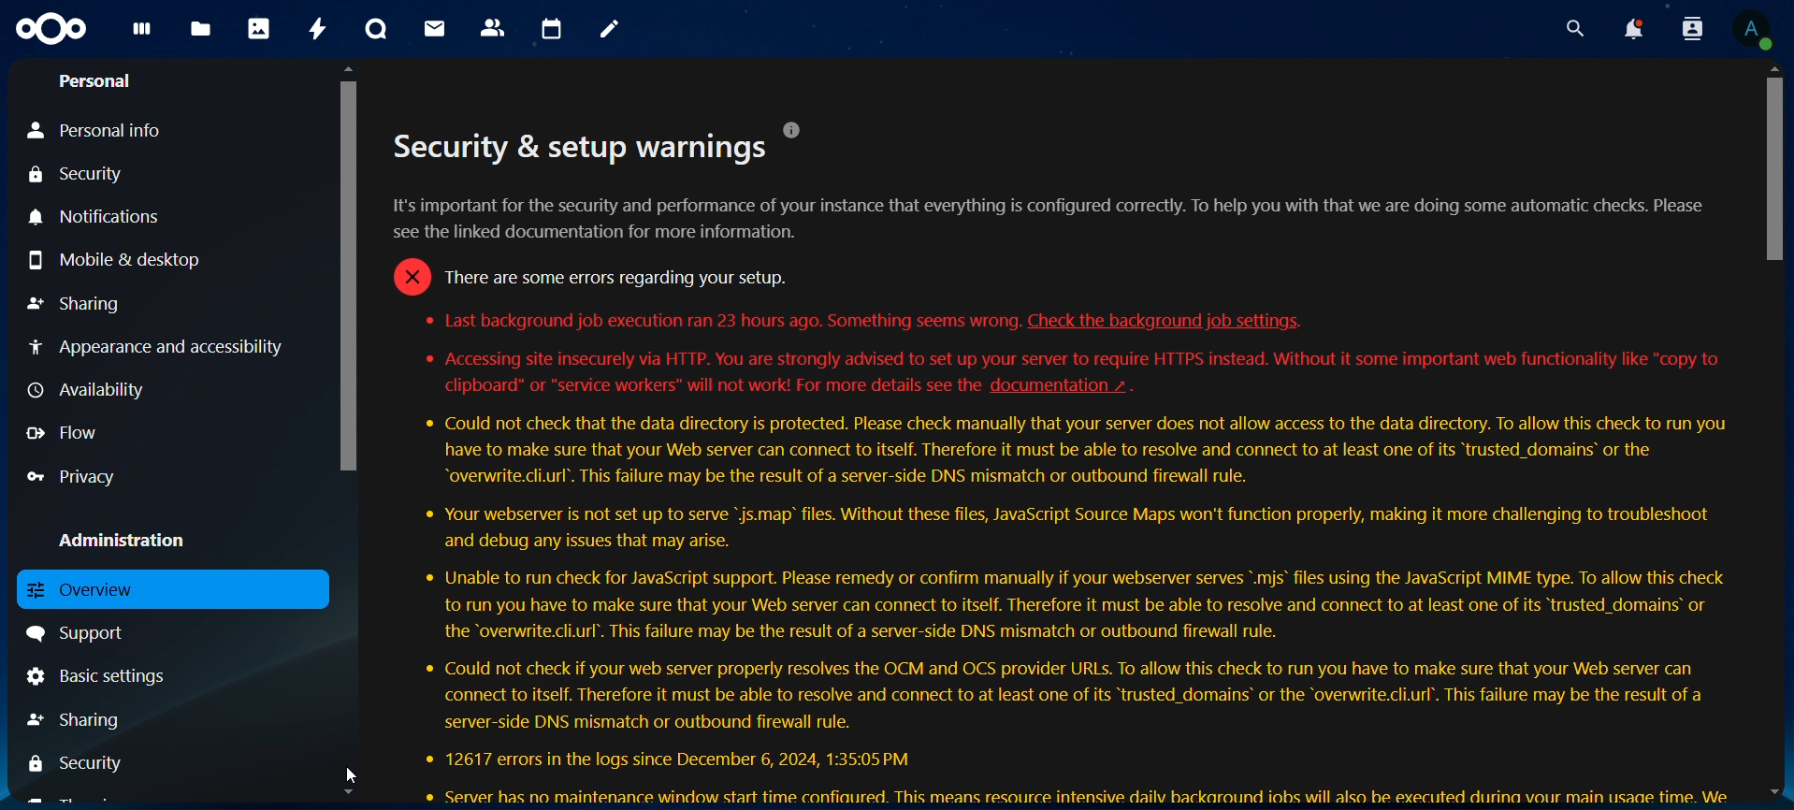 This screenshot has width=1794, height=810. Describe the element at coordinates (354, 773) in the screenshot. I see `Cursor` at that location.